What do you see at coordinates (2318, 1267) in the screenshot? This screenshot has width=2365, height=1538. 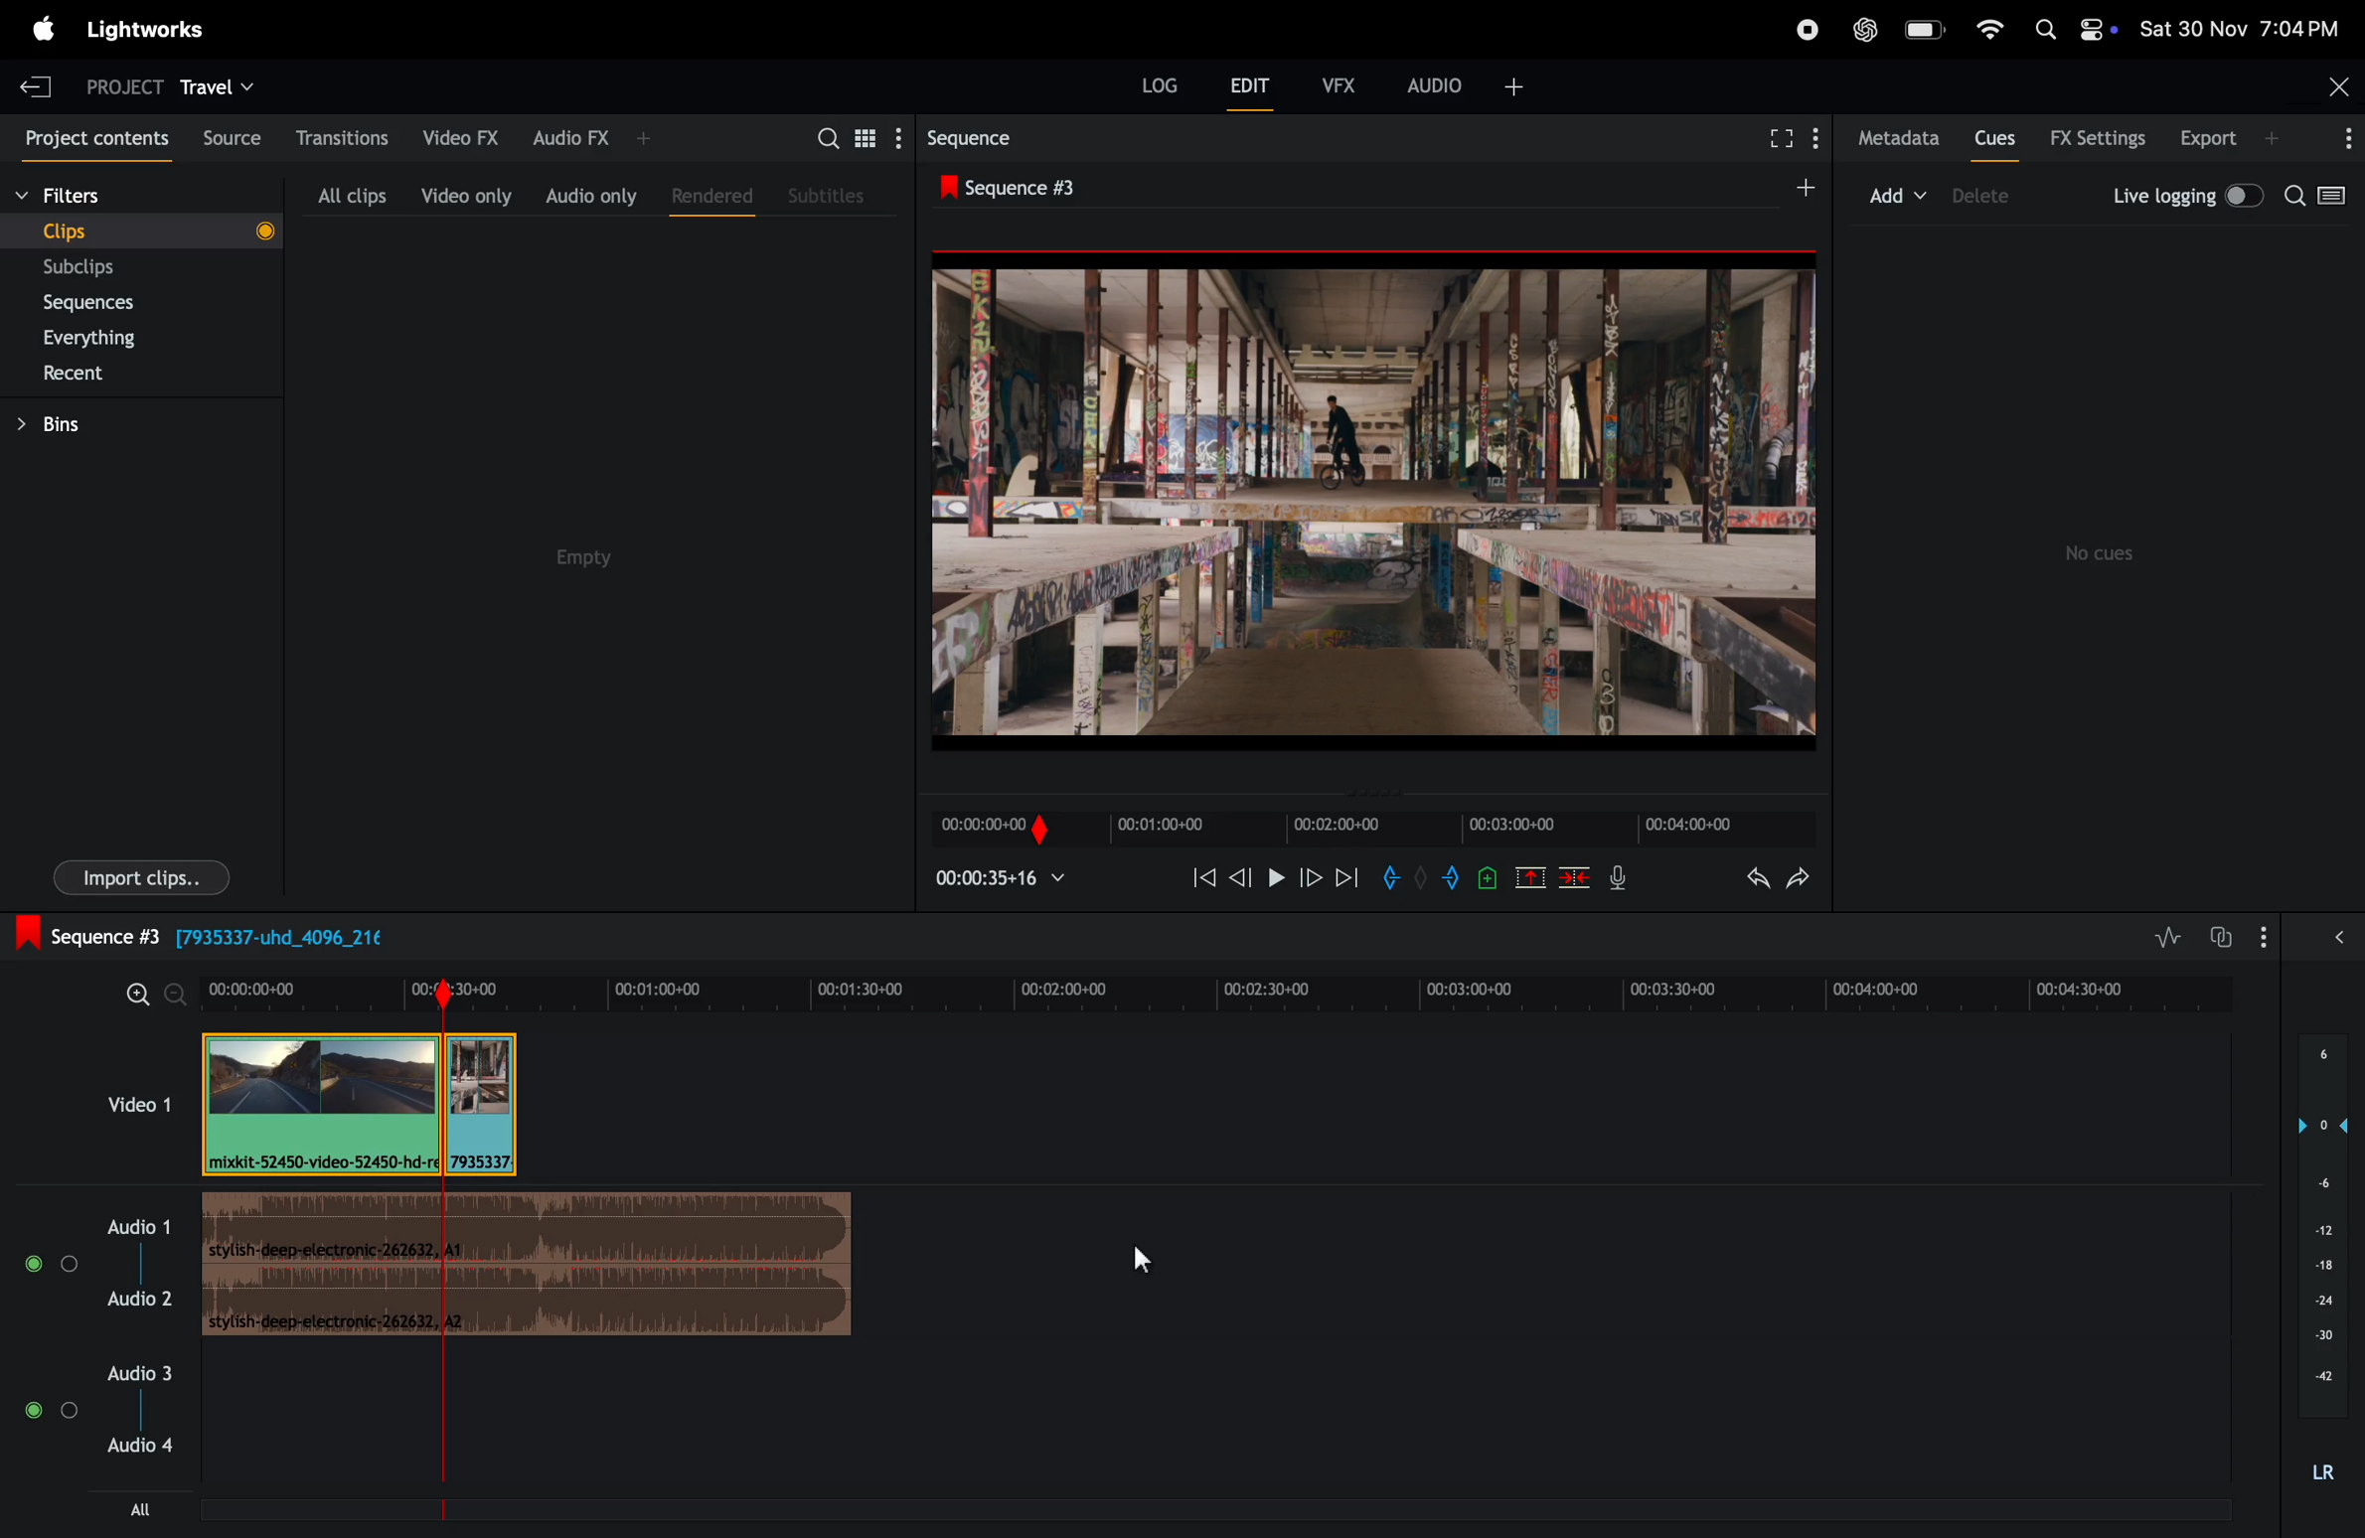 I see `-18 (layers)` at bounding box center [2318, 1267].